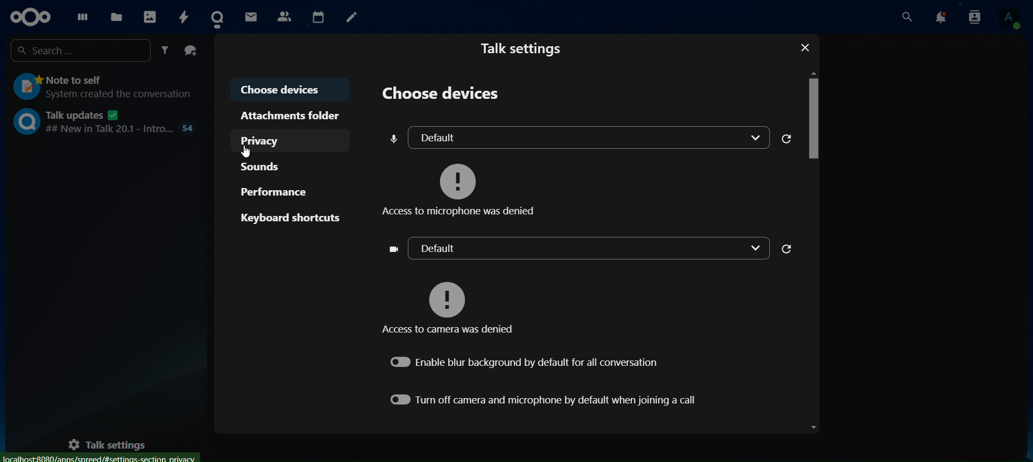 The image size is (1033, 462). I want to click on access to  microphone was denied, so click(458, 187).